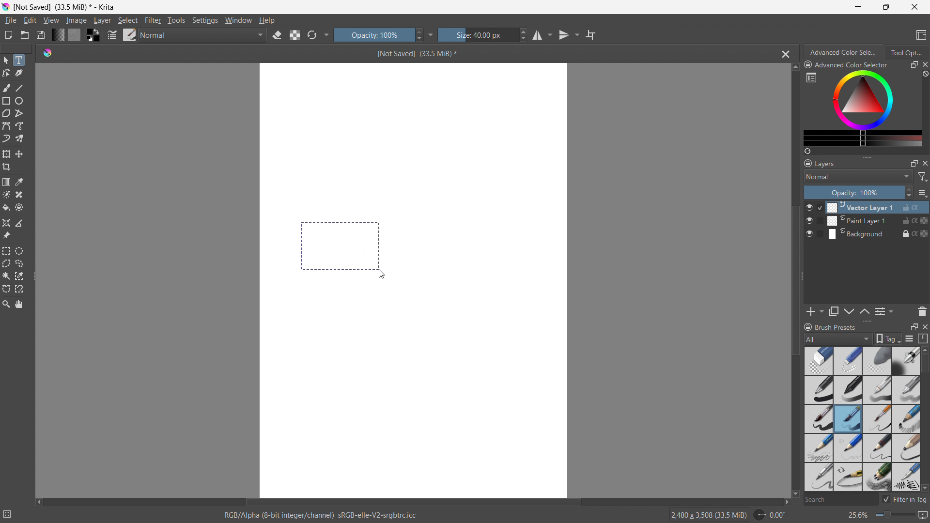 The height and width of the screenshot is (523, 930). What do you see at coordinates (321, 516) in the screenshot?
I see `RGB/ Alpha (8- bit integer/ channel)` at bounding box center [321, 516].